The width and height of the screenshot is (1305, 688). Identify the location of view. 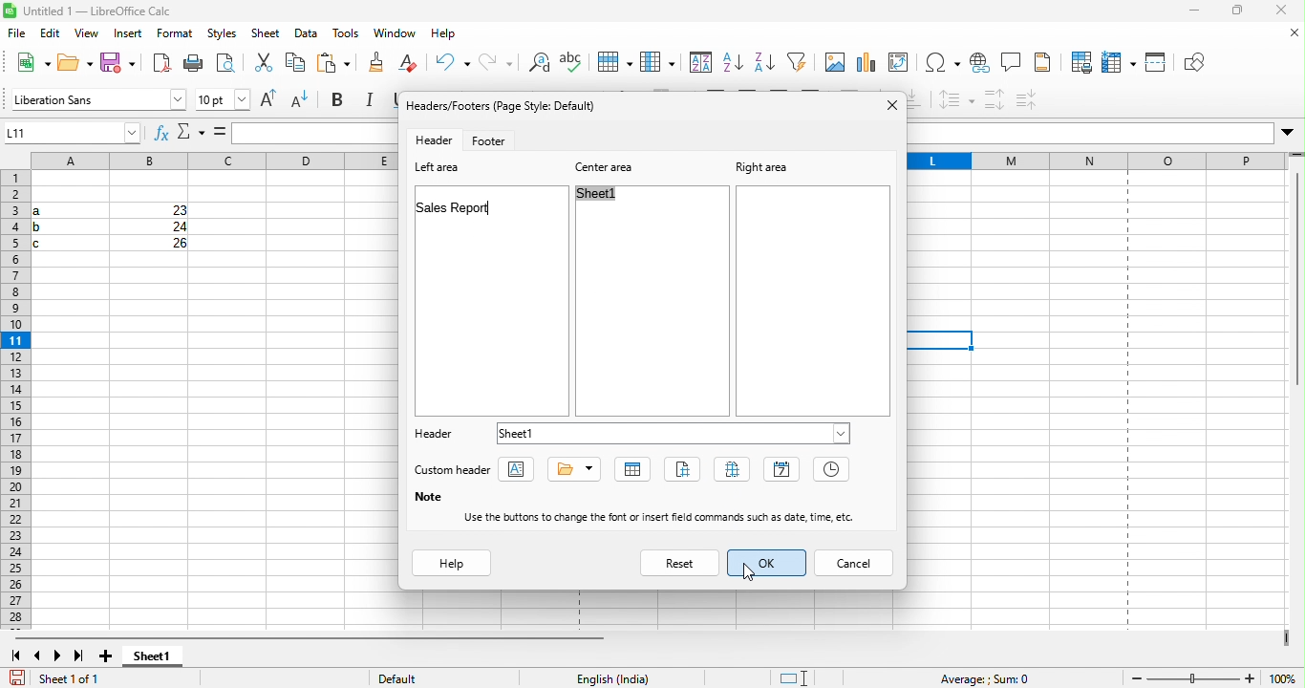
(88, 36).